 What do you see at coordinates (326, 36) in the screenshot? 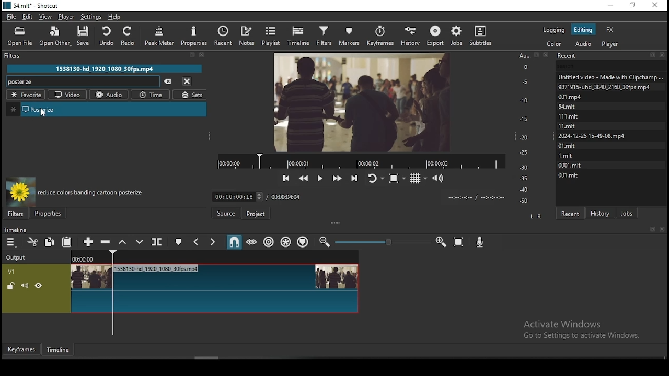
I see `filters` at bounding box center [326, 36].